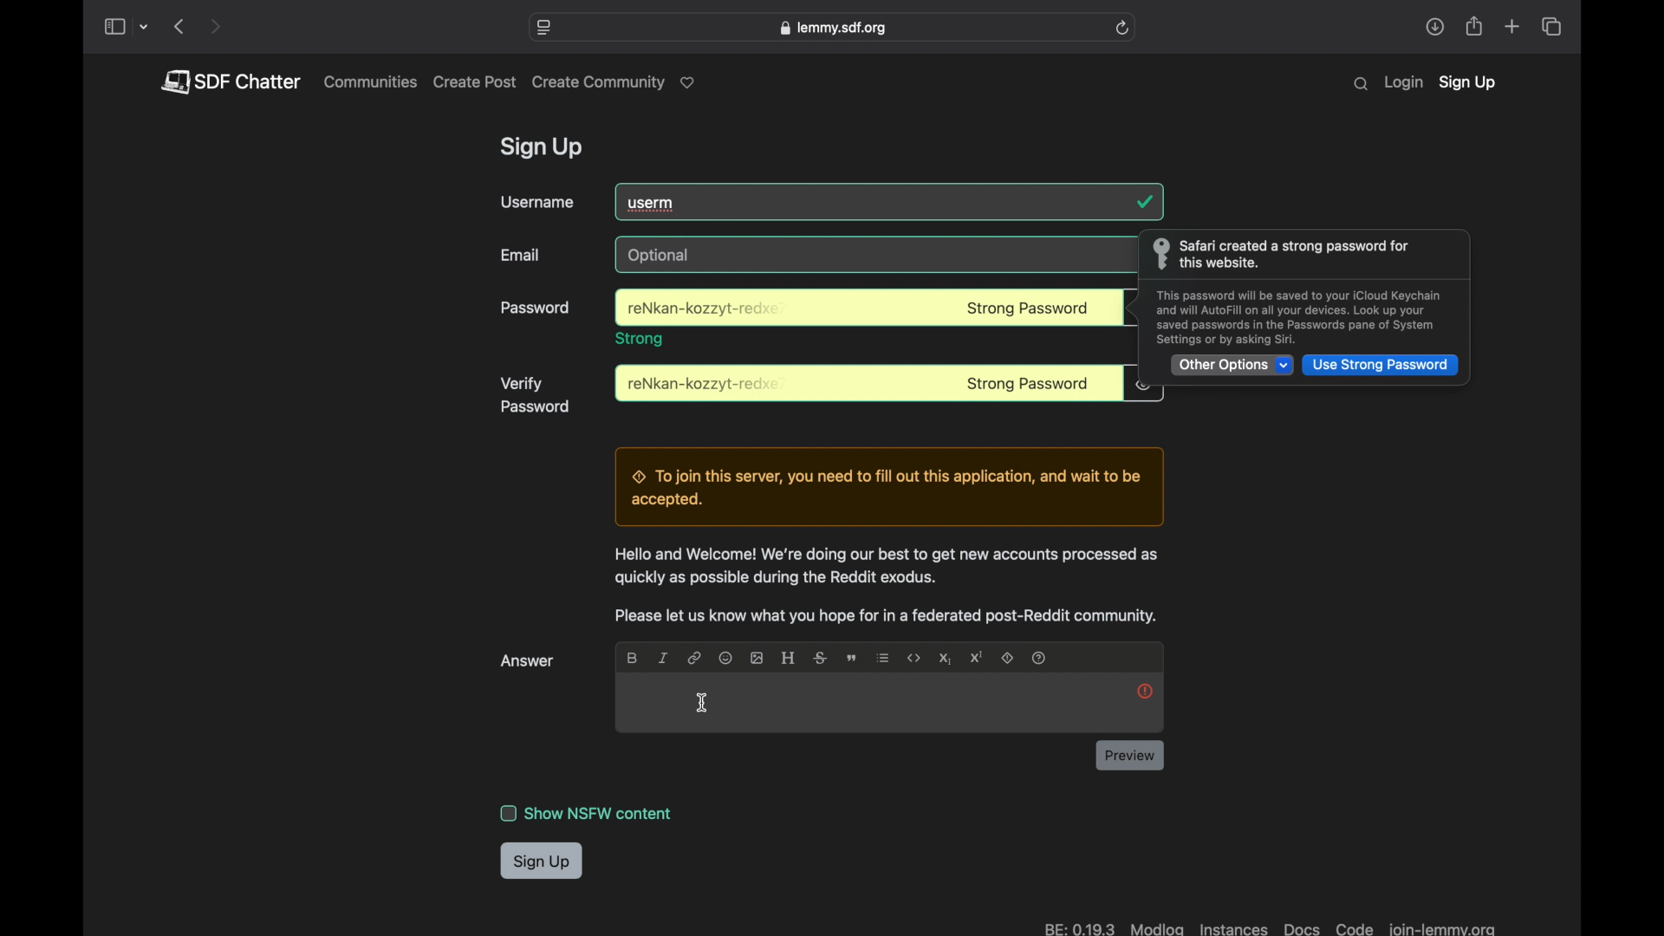 The height and width of the screenshot is (936, 1664). I want to click on pdf chatter, so click(230, 81).